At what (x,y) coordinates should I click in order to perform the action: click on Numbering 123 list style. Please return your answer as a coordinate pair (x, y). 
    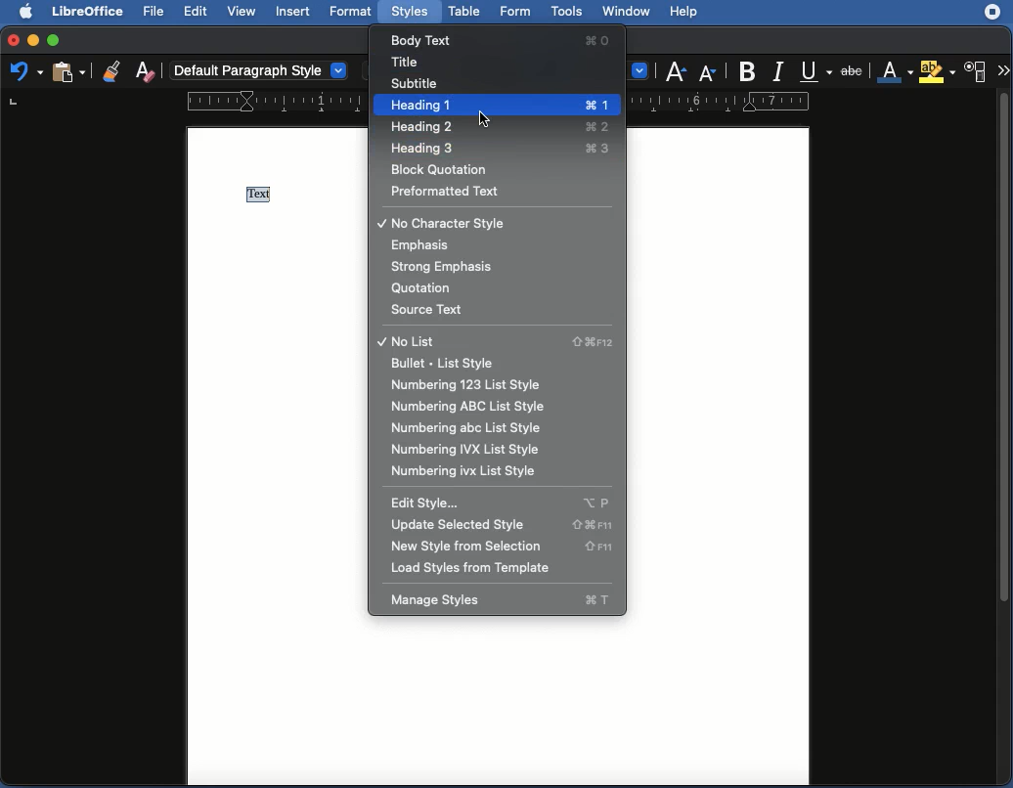
    Looking at the image, I should click on (482, 384).